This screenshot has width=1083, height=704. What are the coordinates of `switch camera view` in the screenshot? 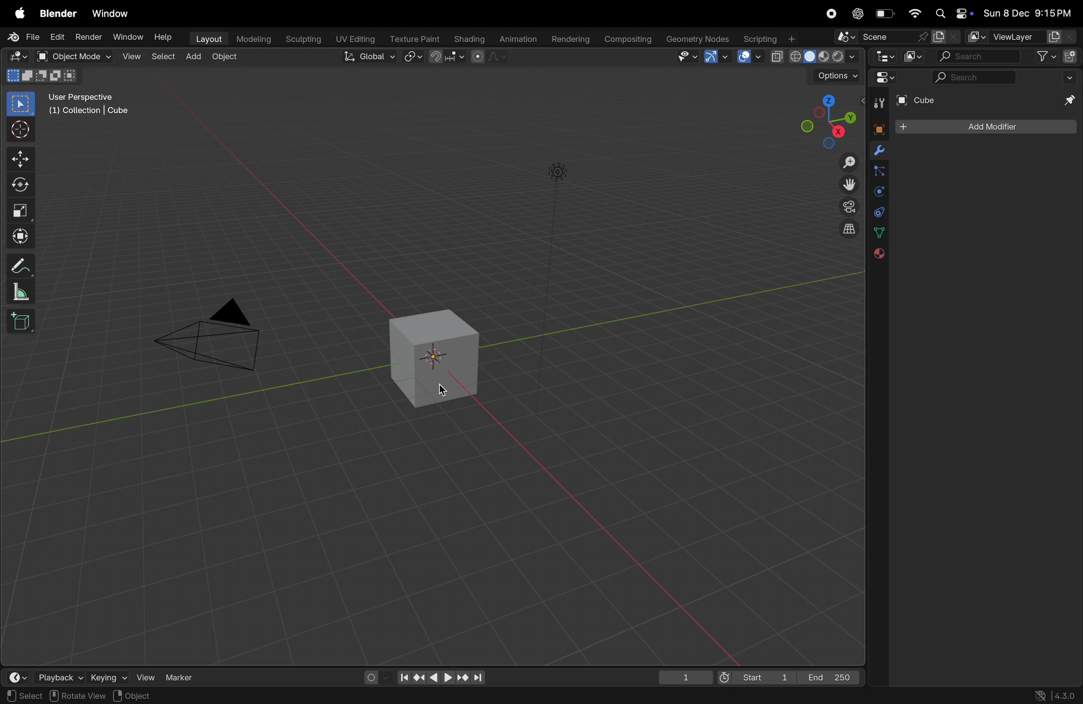 It's located at (845, 206).